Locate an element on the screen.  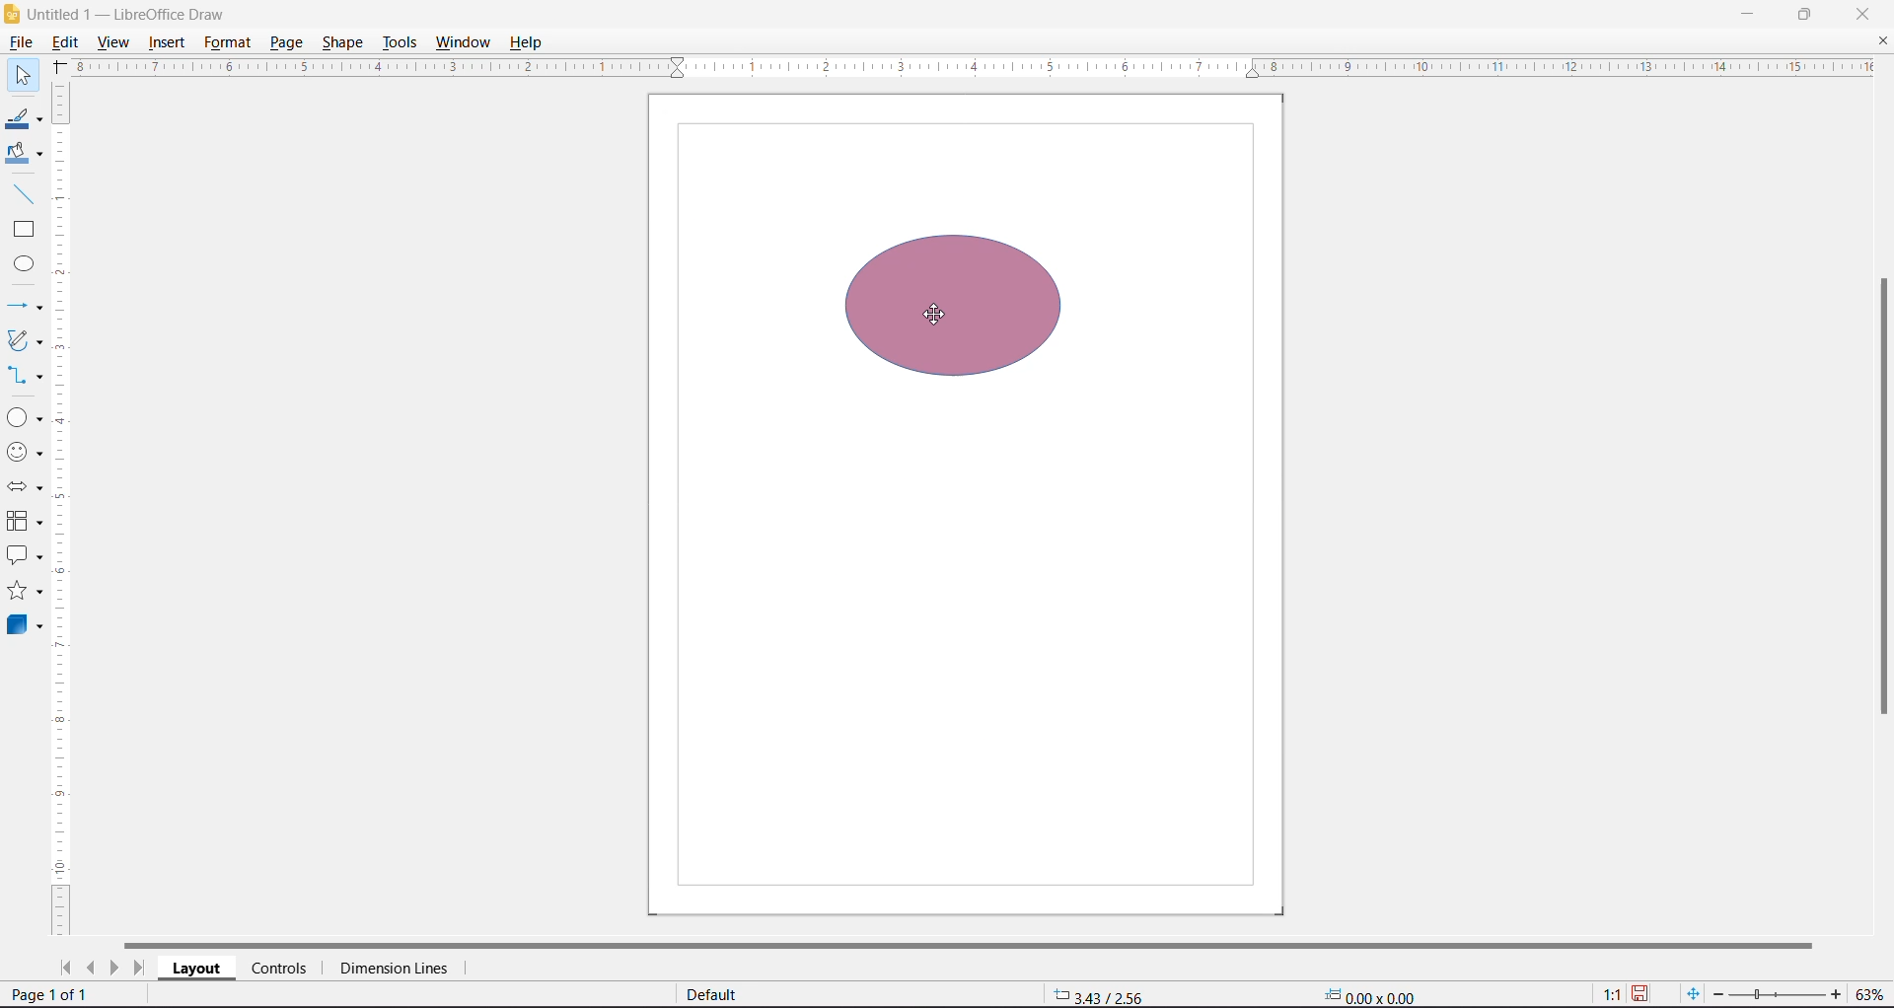
Dimension Lines is located at coordinates (399, 969).